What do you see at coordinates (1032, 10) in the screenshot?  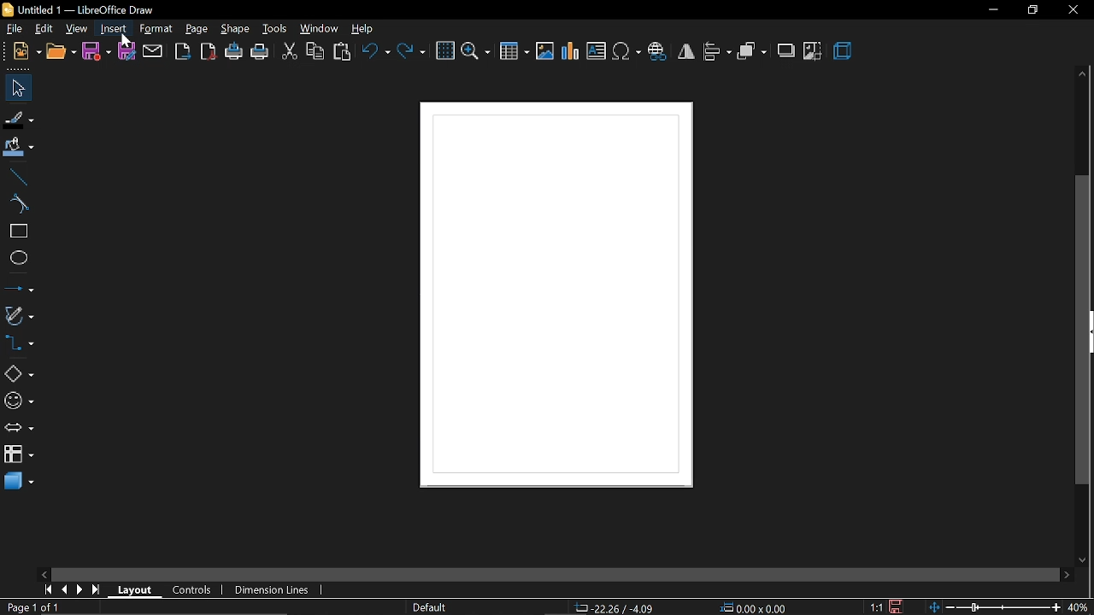 I see `restore down` at bounding box center [1032, 10].